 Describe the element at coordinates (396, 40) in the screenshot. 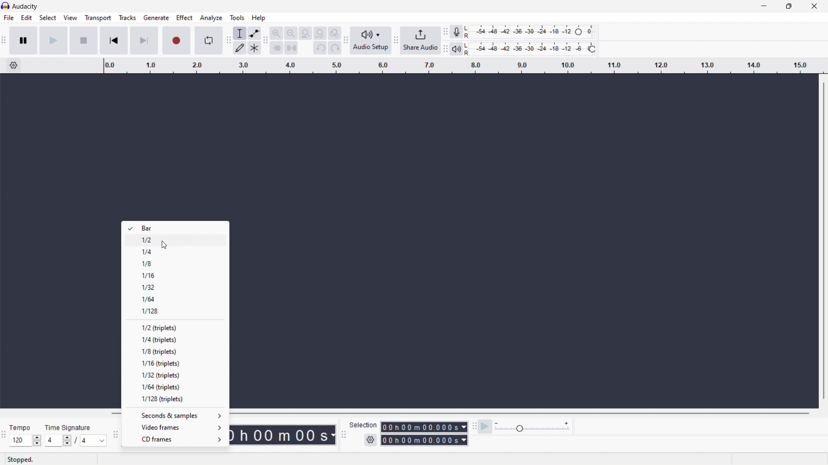

I see `share audio toolbar` at that location.